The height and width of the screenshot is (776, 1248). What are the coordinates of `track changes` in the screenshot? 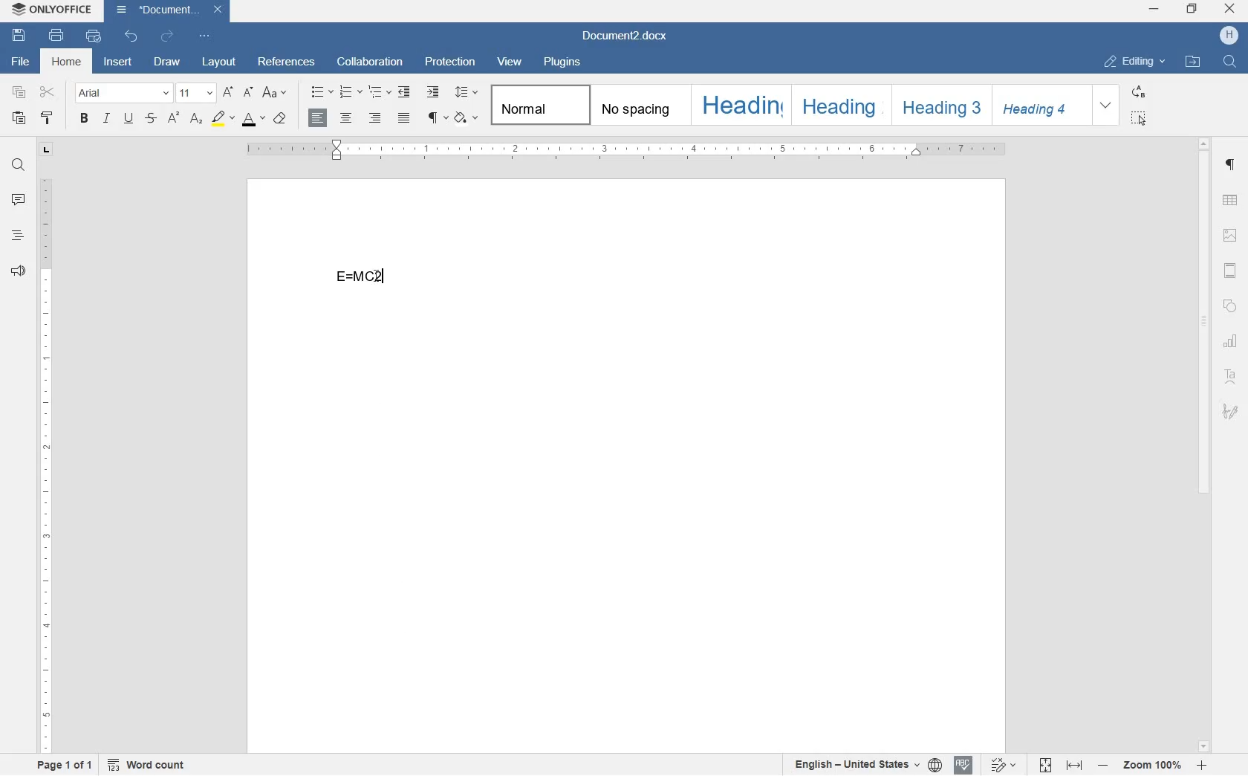 It's located at (1004, 766).